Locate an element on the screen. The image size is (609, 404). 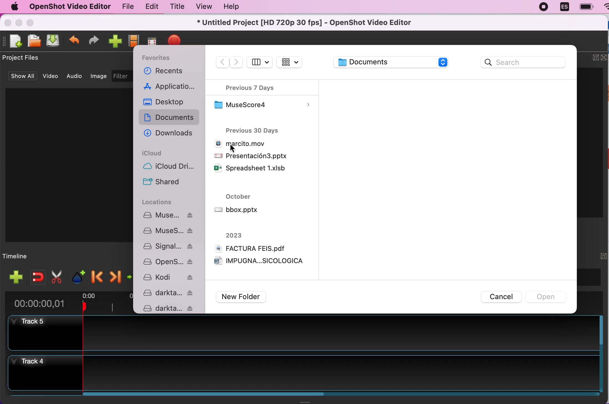
Spreadsheet 1.xIsb is located at coordinates (250, 168).